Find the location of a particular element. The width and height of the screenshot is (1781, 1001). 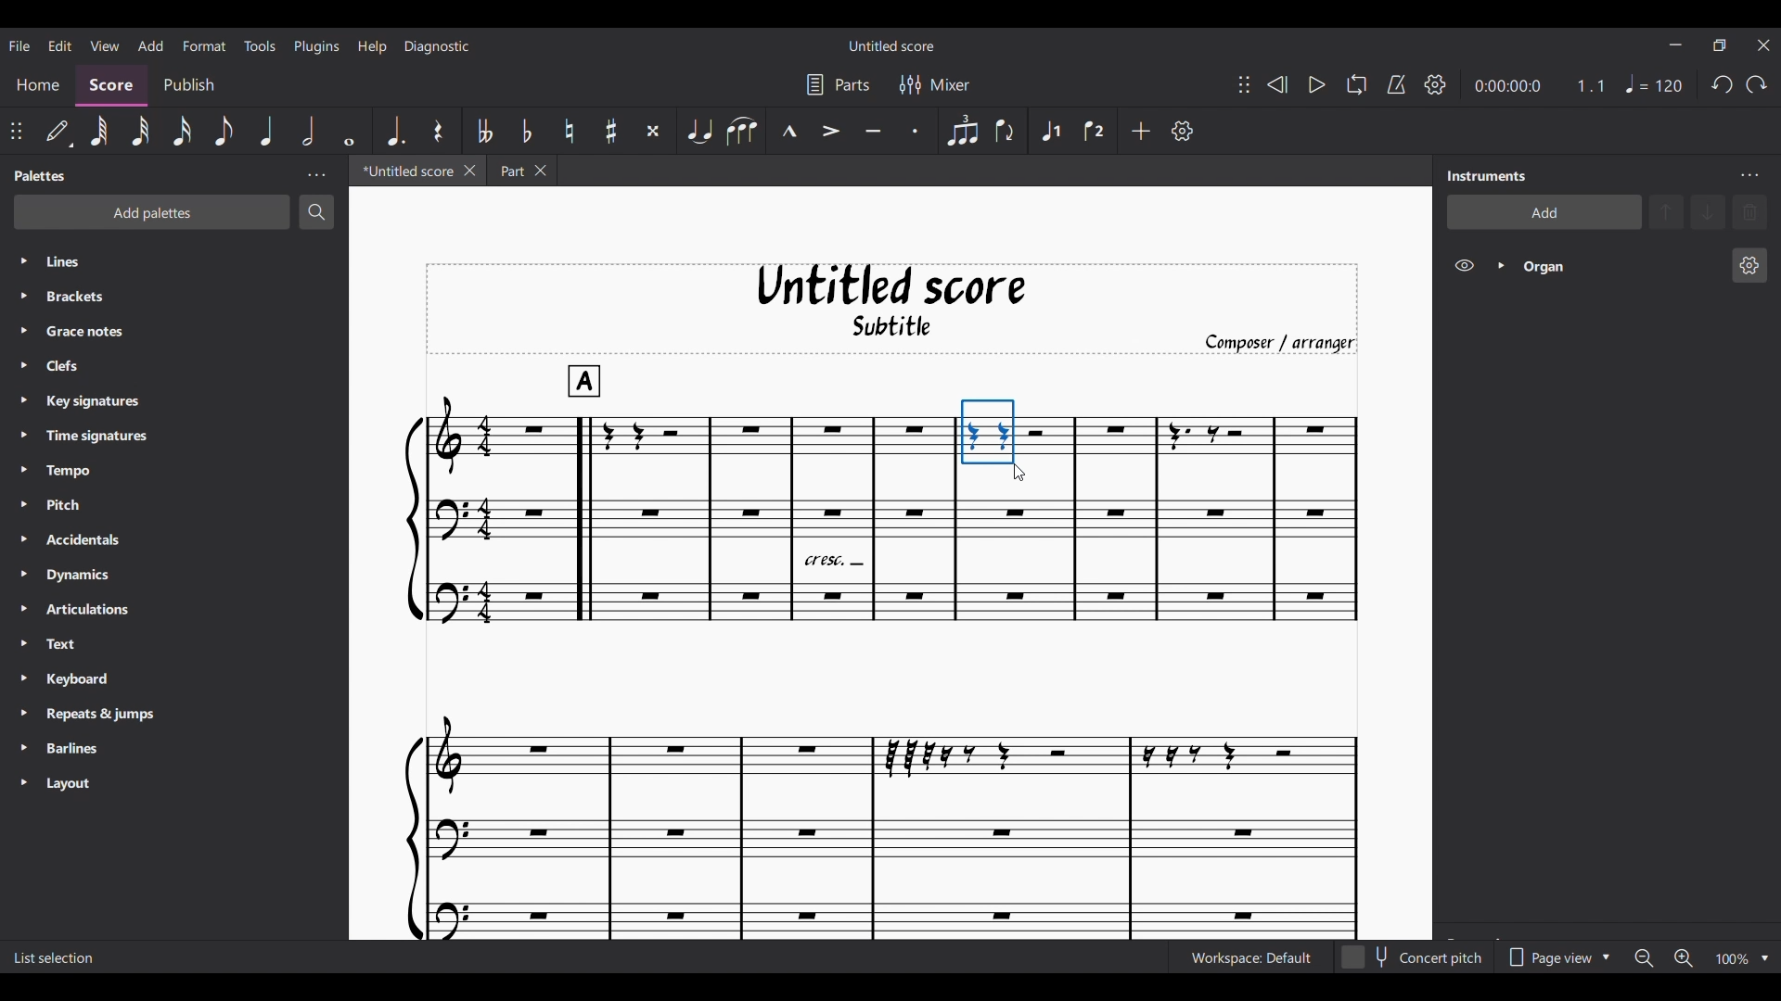

Voice 1 is located at coordinates (1051, 132).